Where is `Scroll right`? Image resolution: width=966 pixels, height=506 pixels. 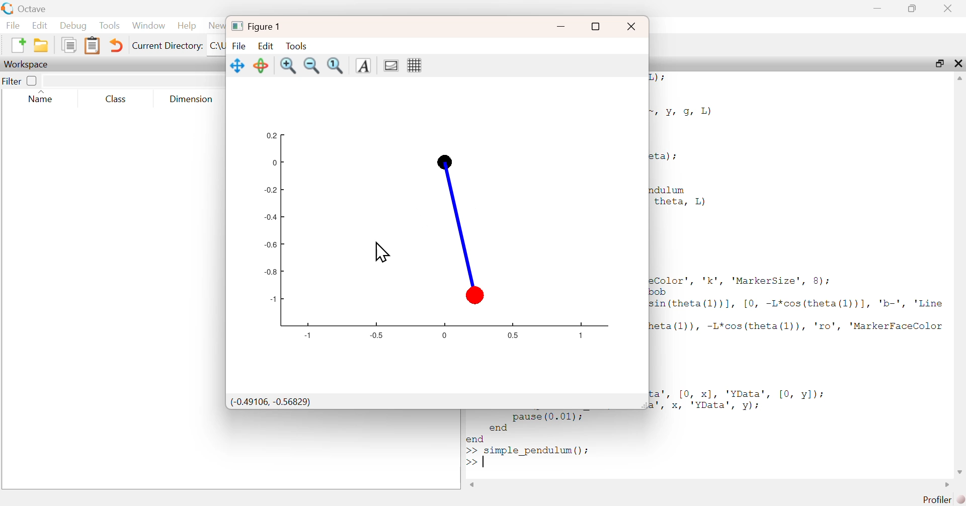 Scroll right is located at coordinates (944, 486).